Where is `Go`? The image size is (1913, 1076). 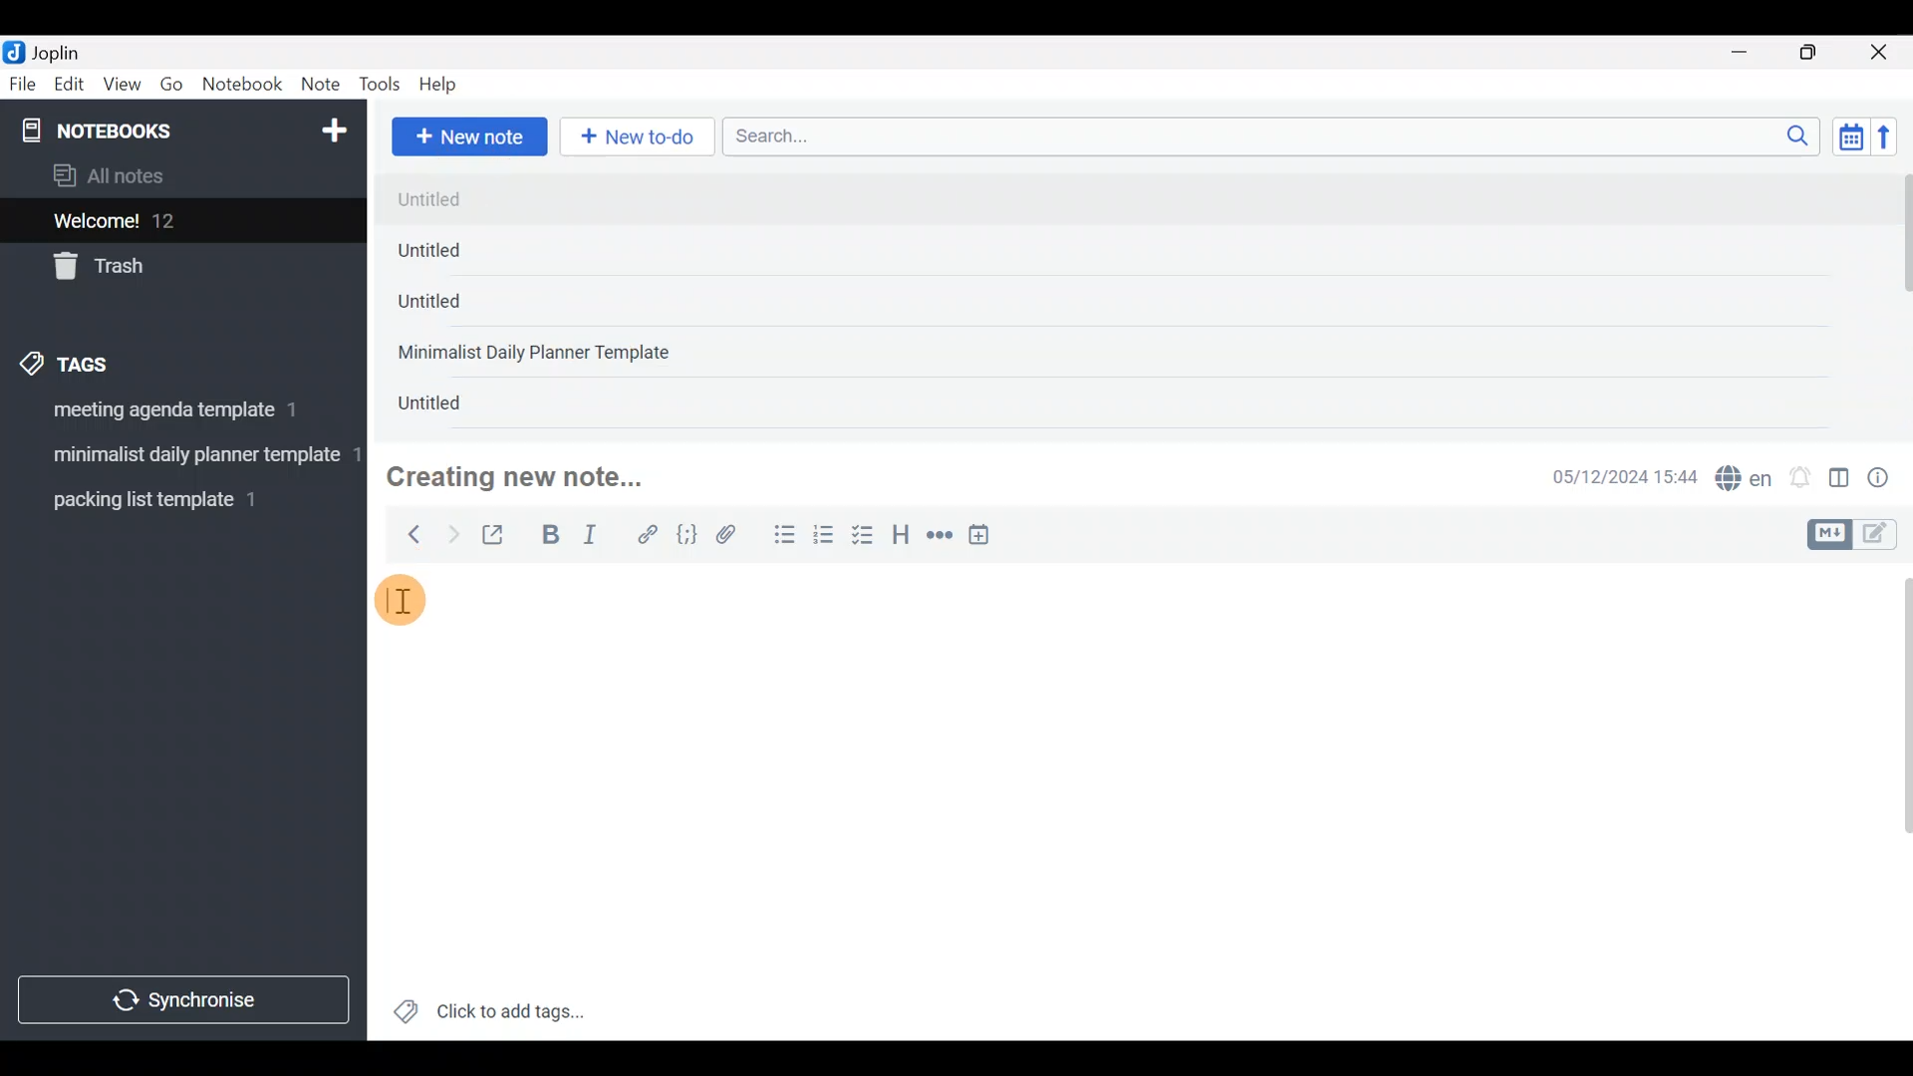
Go is located at coordinates (171, 89).